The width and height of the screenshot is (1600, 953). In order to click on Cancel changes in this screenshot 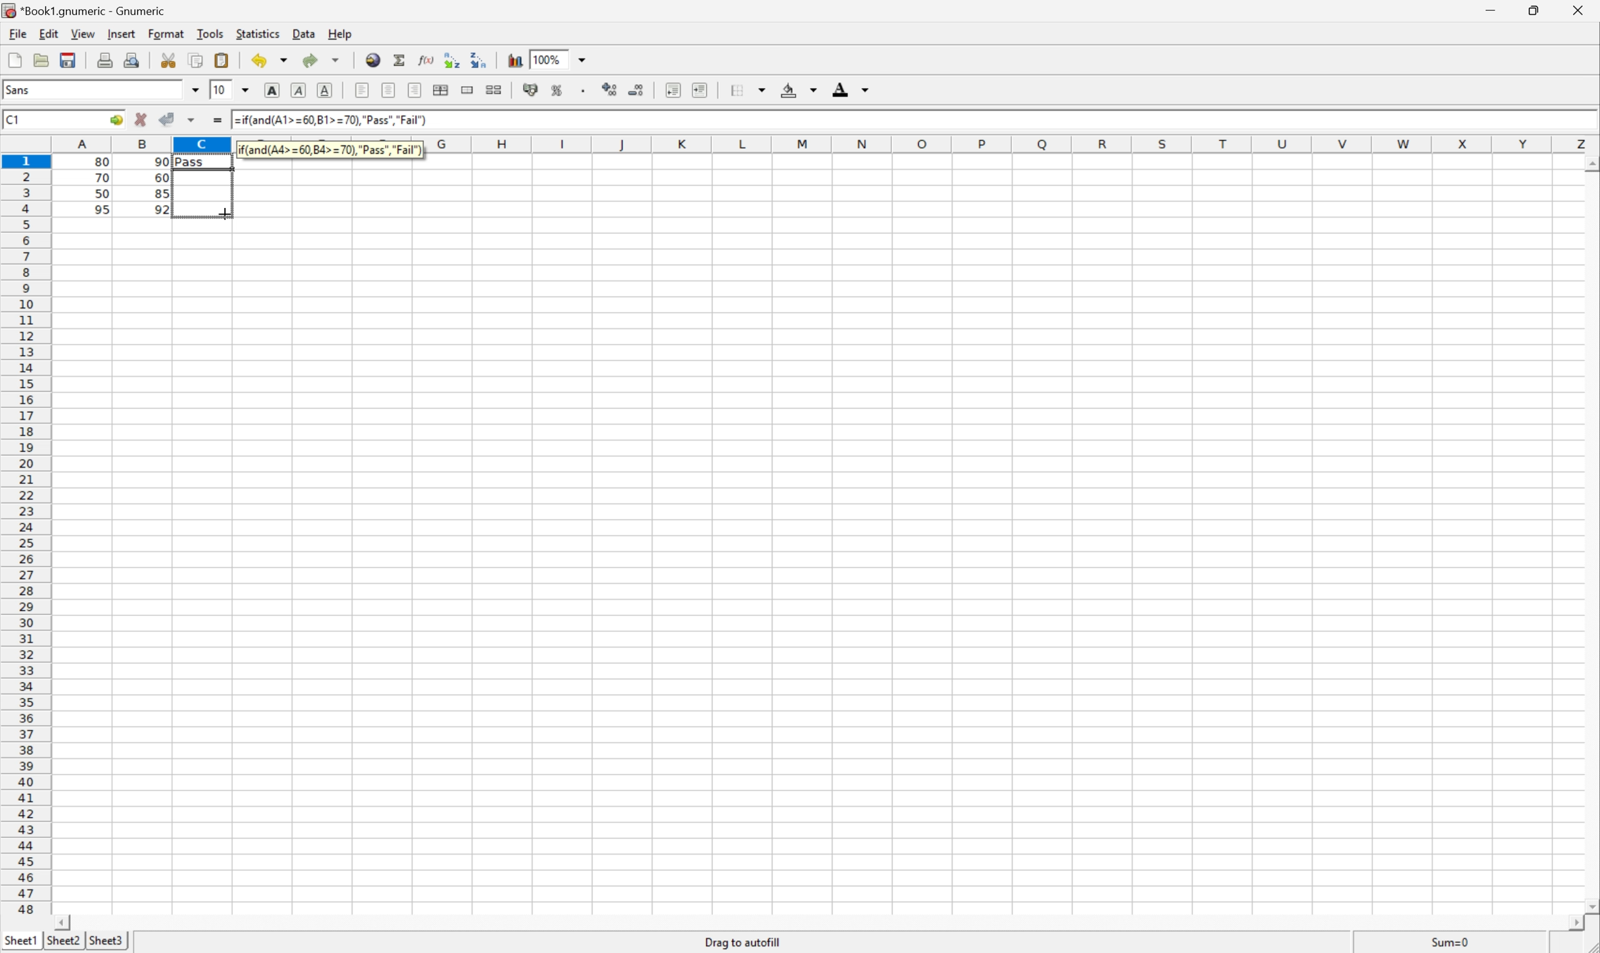, I will do `click(141, 120)`.